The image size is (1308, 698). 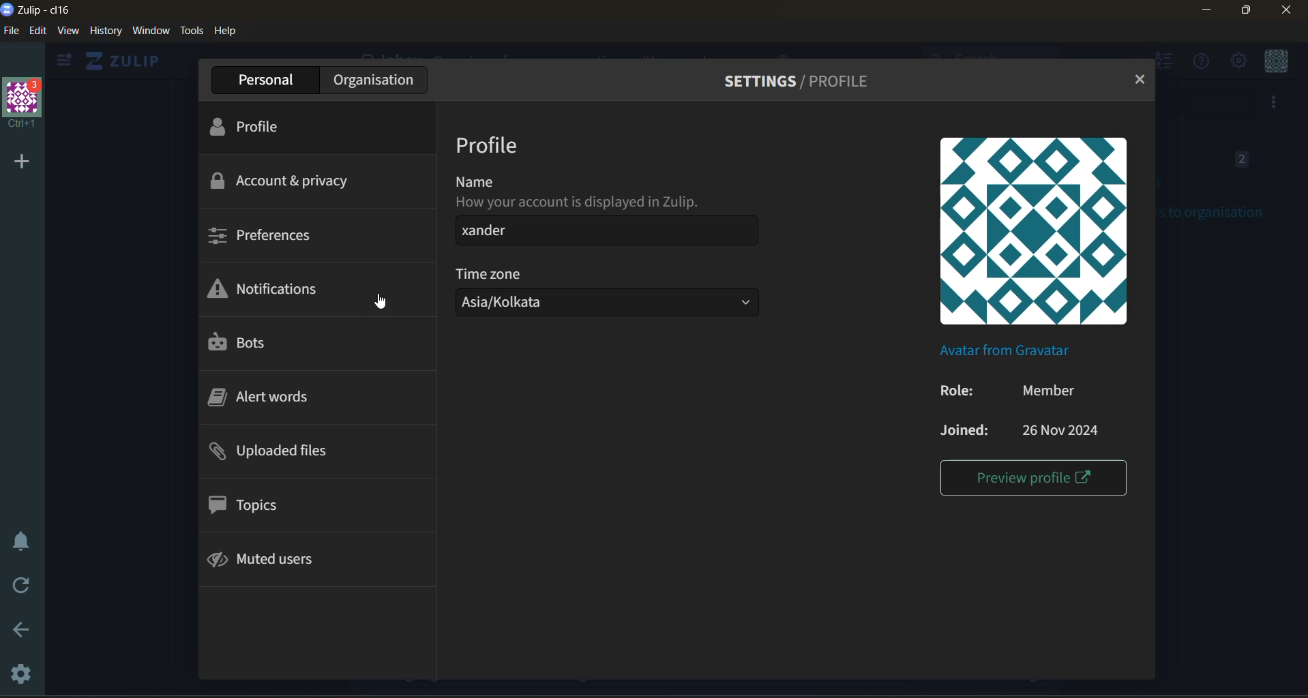 What do you see at coordinates (1020, 393) in the screenshot?
I see `role` at bounding box center [1020, 393].